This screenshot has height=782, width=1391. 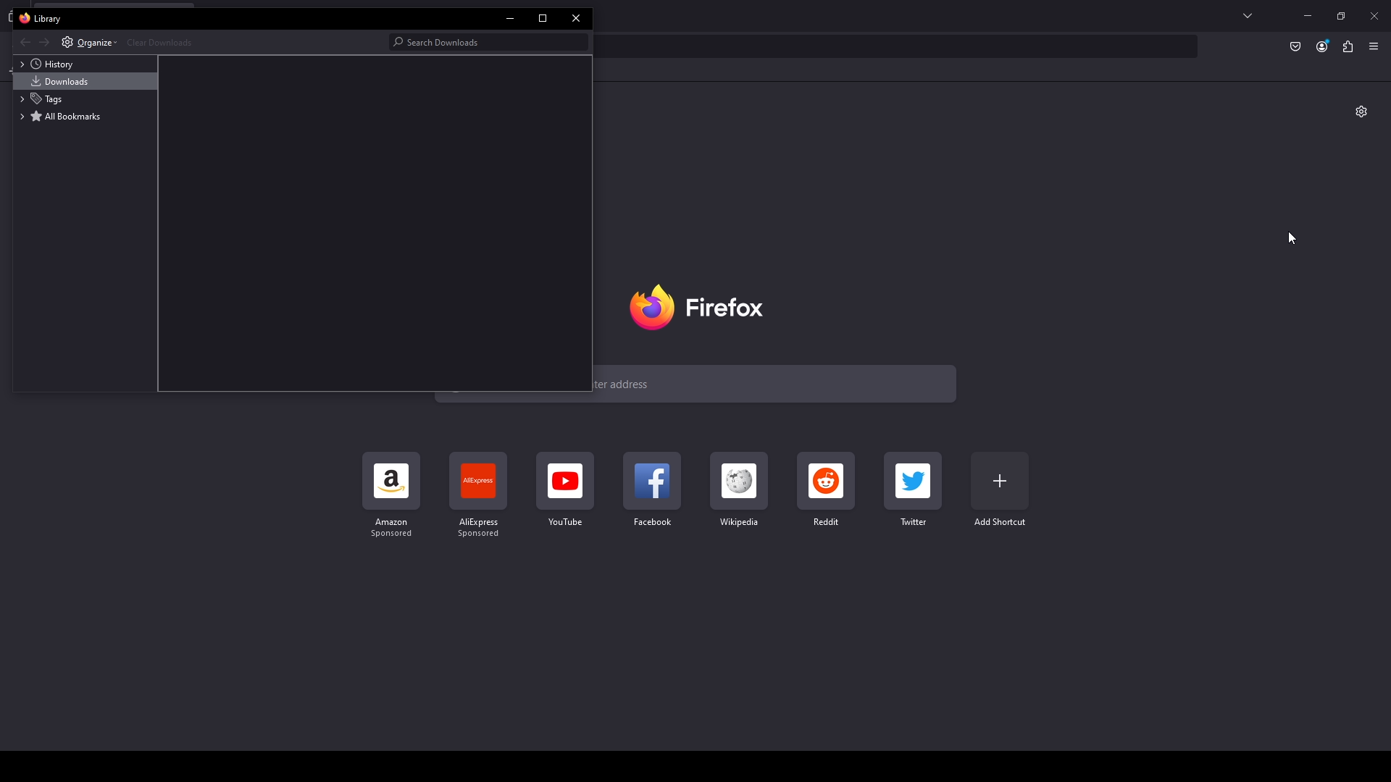 What do you see at coordinates (393, 495) in the screenshot?
I see `Amazon sponsored` at bounding box center [393, 495].